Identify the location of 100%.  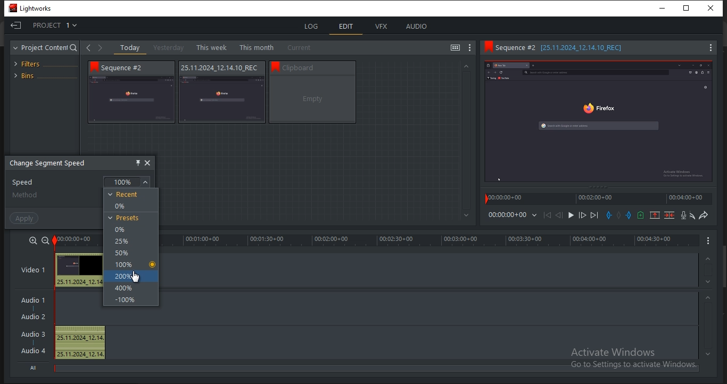
(122, 182).